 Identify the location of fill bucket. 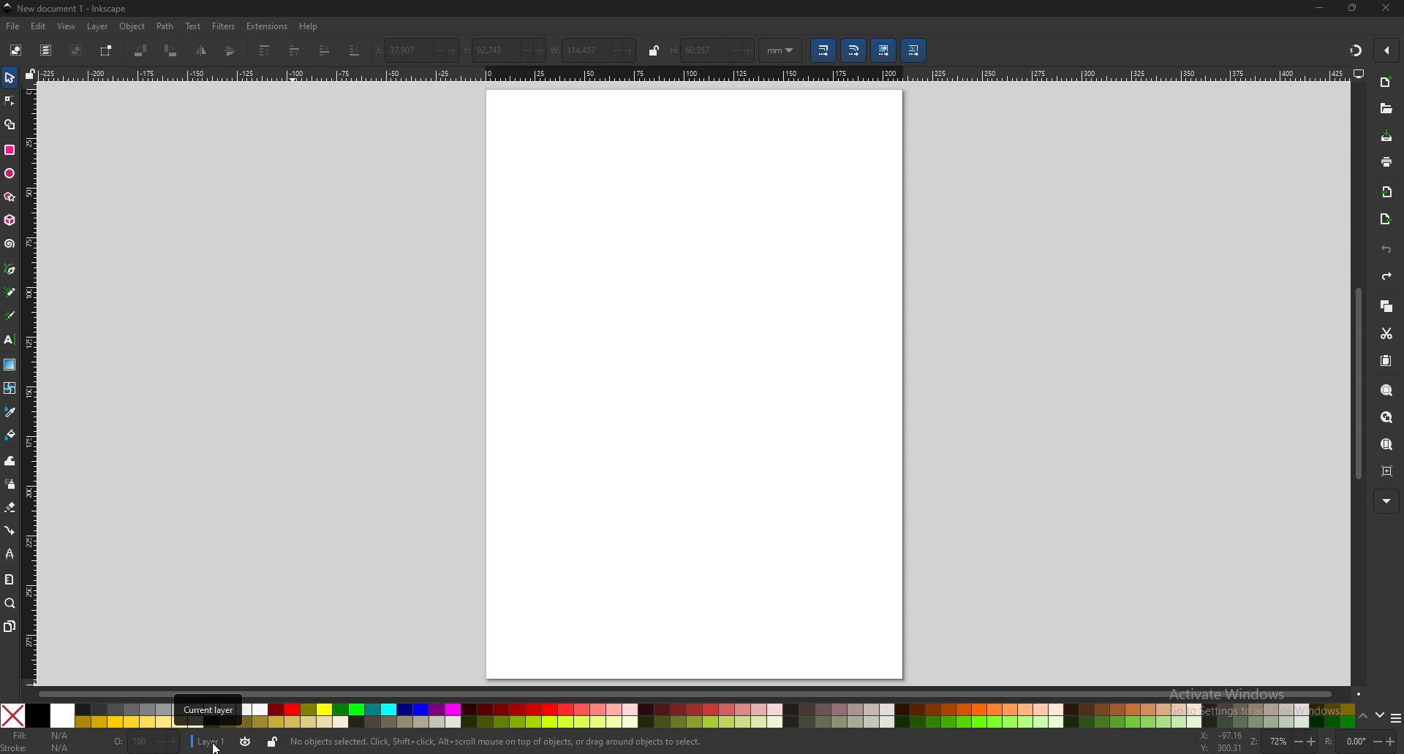
(11, 434).